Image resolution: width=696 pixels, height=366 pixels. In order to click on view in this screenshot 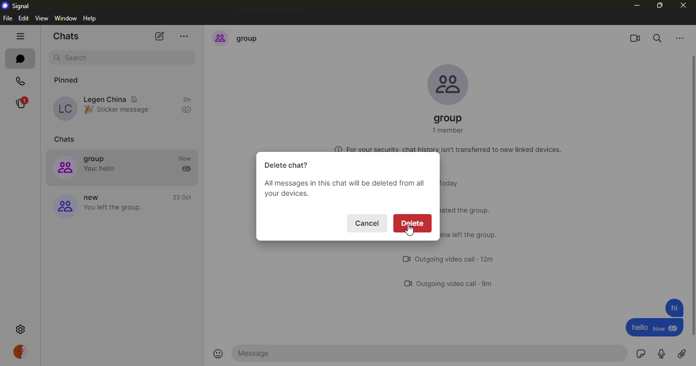, I will do `click(42, 18)`.